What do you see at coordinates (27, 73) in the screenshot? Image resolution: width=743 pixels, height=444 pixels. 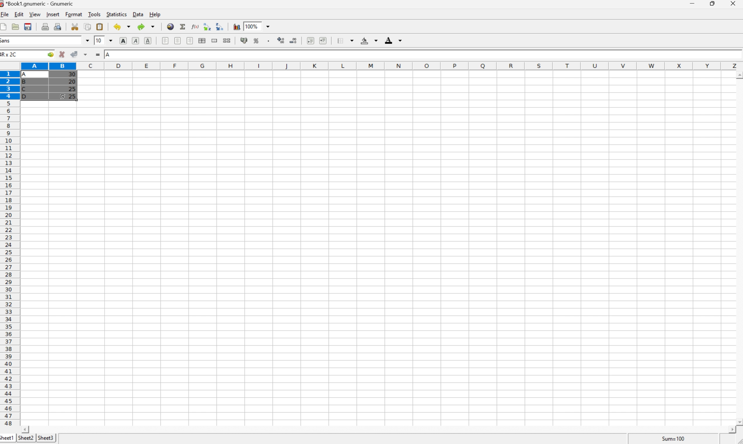 I see `A` at bounding box center [27, 73].